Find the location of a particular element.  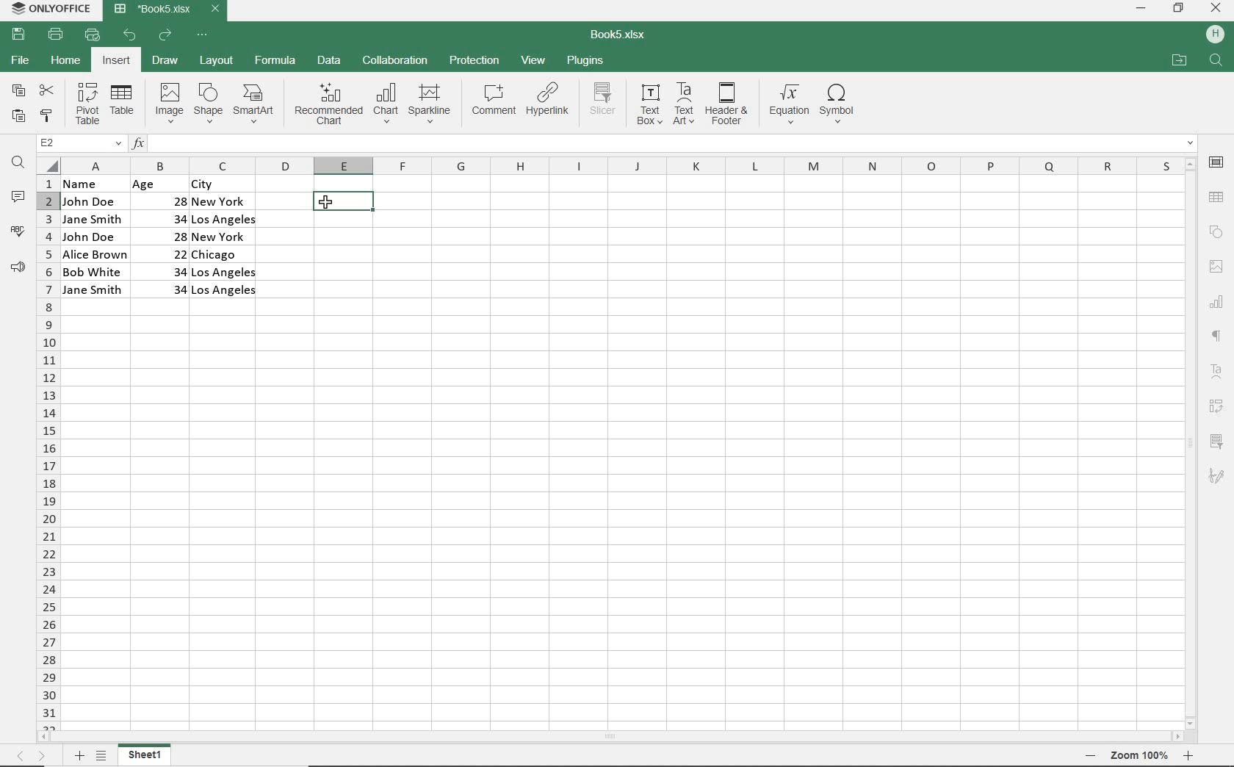

HEADER & FOOTER is located at coordinates (727, 104).